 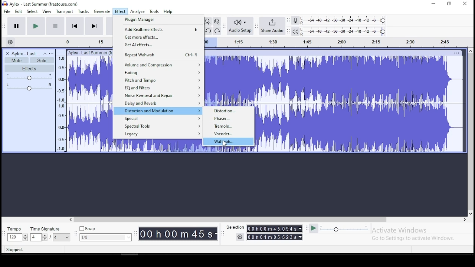 What do you see at coordinates (7, 11) in the screenshot?
I see `file` at bounding box center [7, 11].